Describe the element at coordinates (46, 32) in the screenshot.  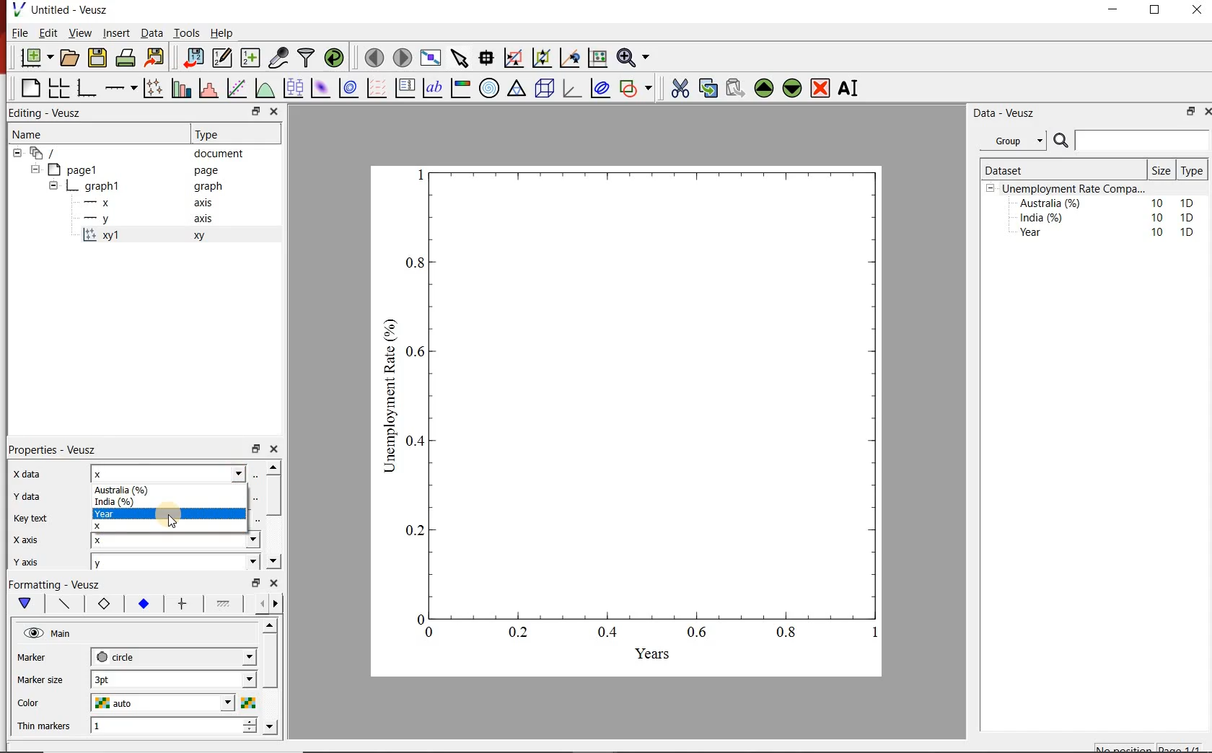
I see `Edit` at that location.